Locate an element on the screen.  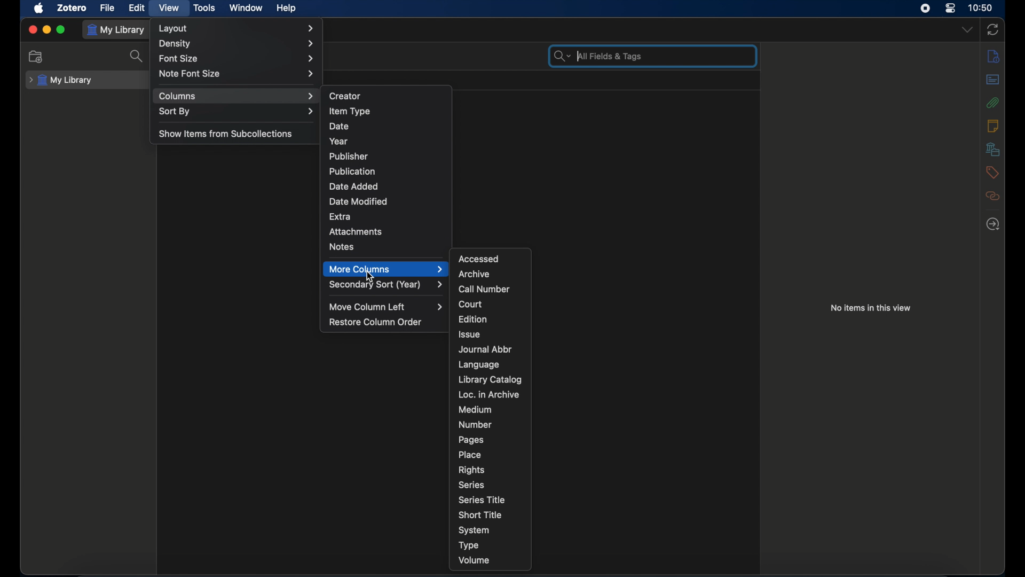
publisher is located at coordinates (348, 156).